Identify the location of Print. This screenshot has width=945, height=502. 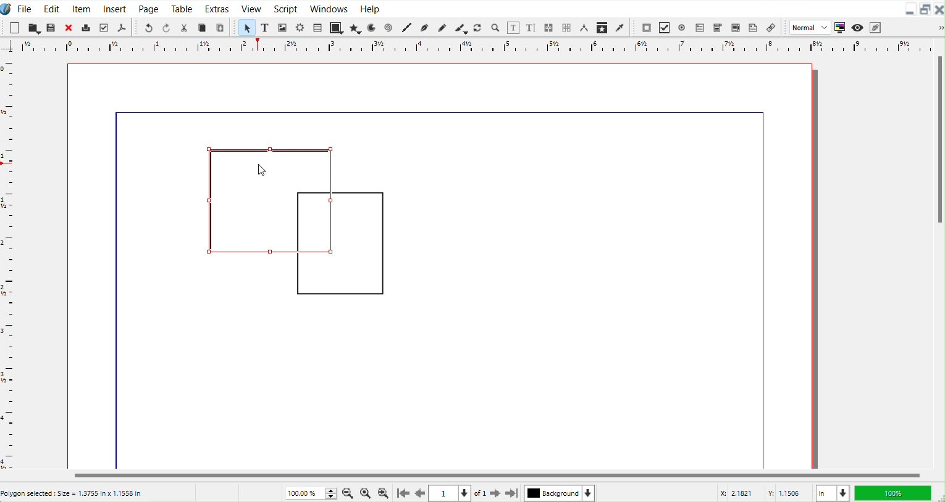
(85, 28).